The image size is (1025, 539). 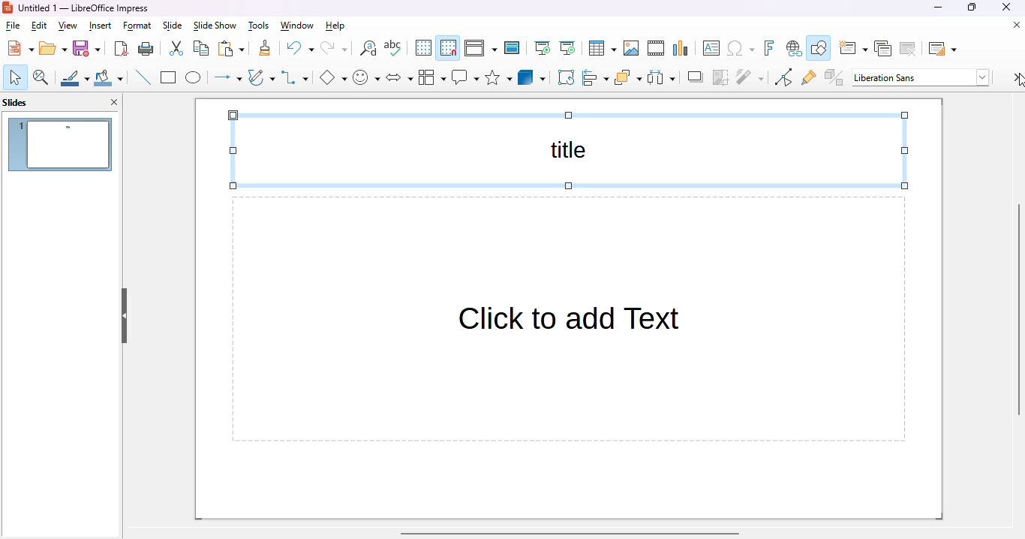 What do you see at coordinates (498, 77) in the screenshot?
I see `stars and banners` at bounding box center [498, 77].